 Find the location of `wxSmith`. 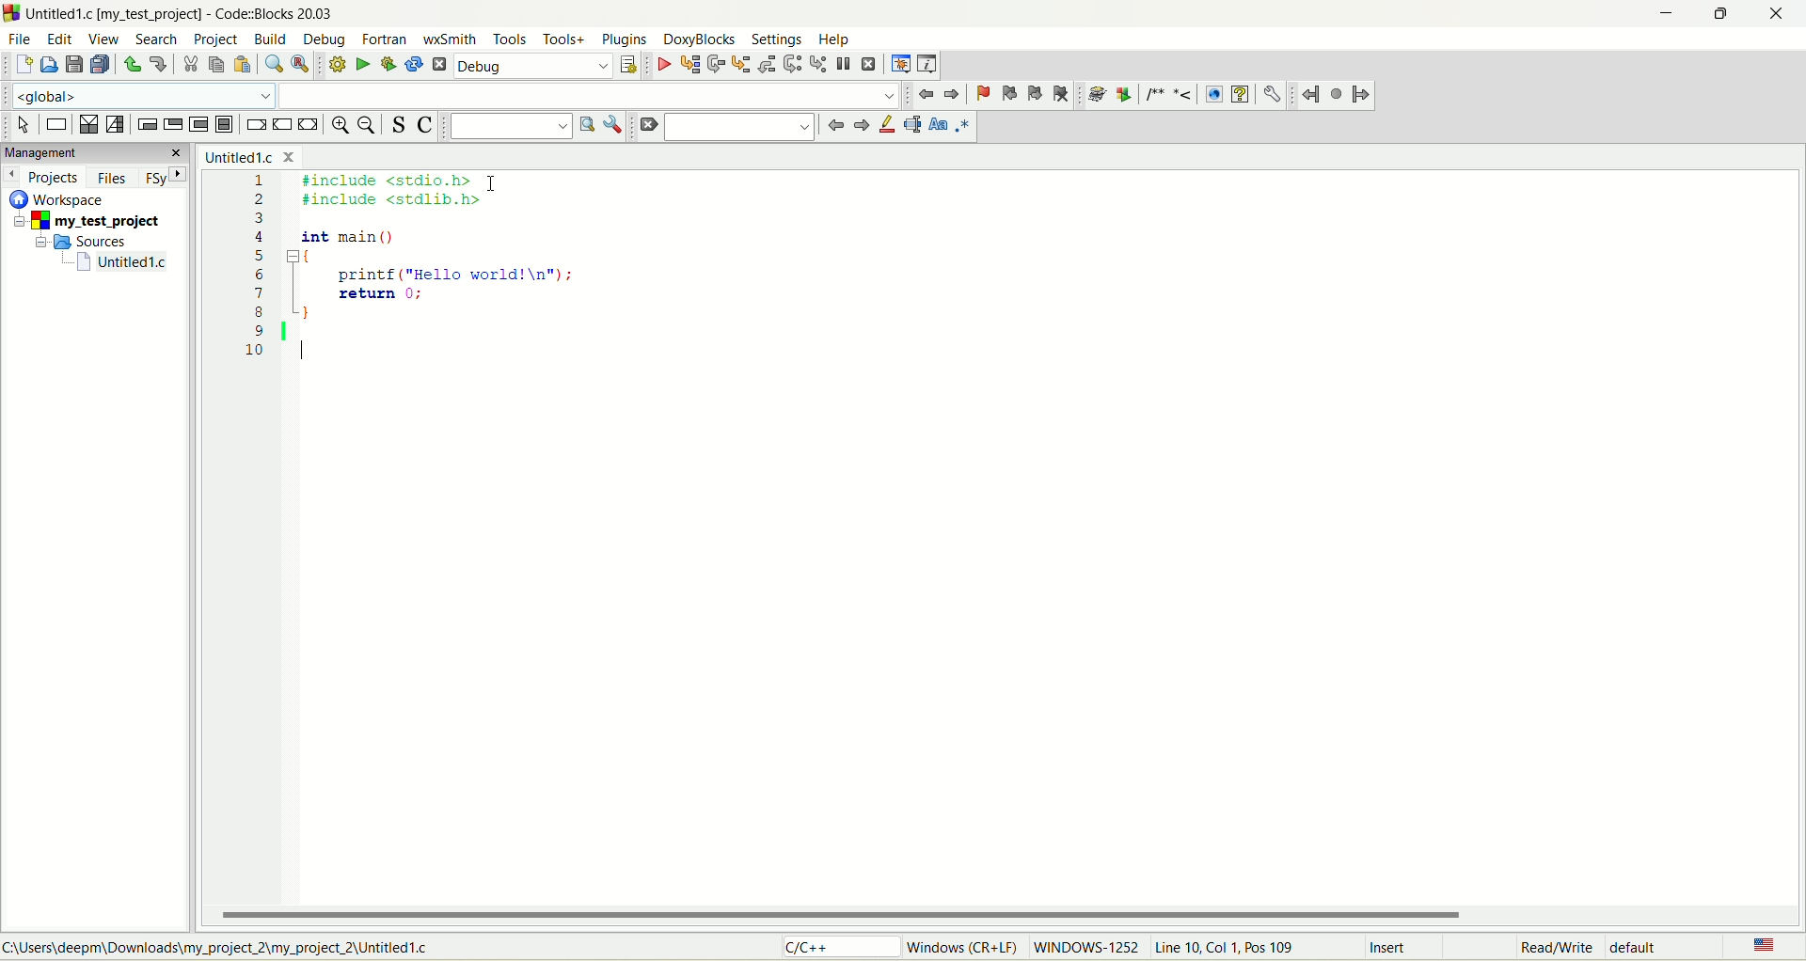

wxSmith is located at coordinates (452, 38).